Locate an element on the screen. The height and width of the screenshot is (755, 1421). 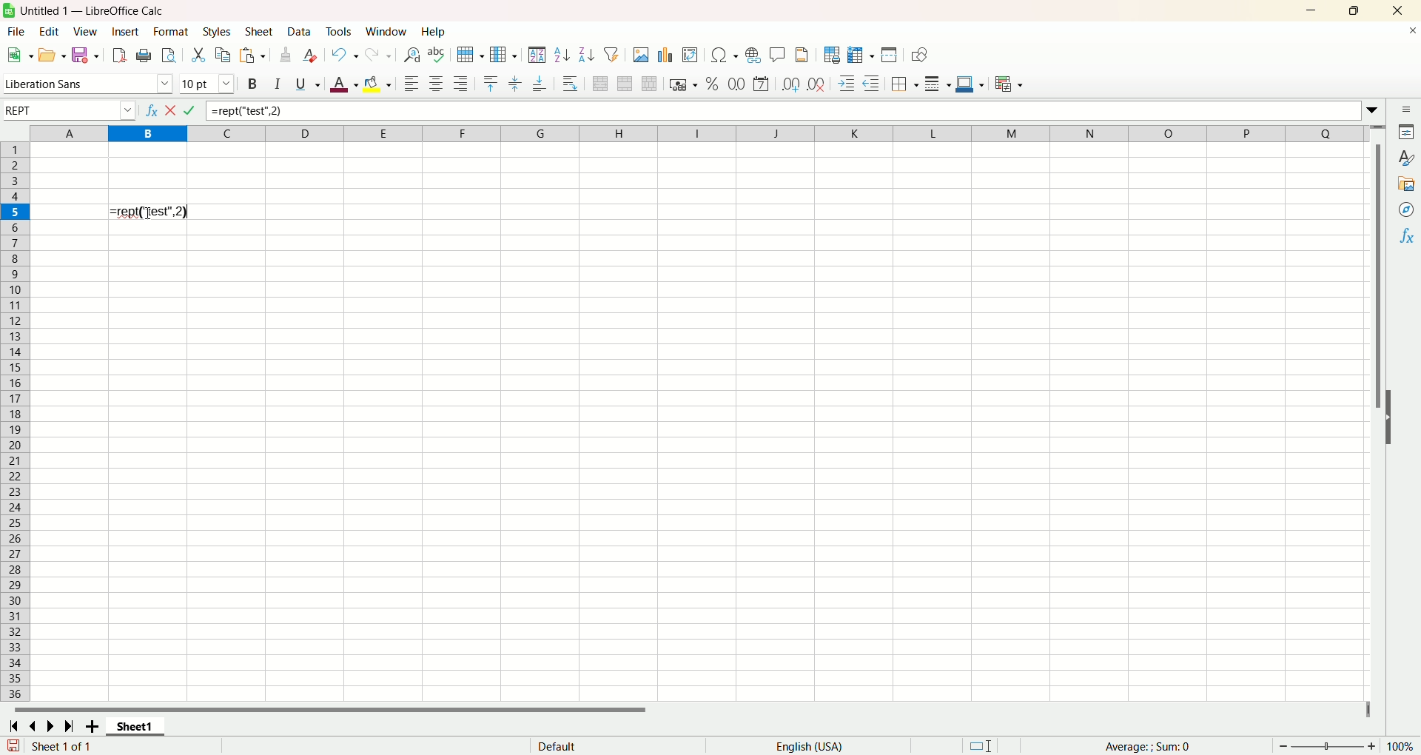
insert chart is located at coordinates (668, 54).